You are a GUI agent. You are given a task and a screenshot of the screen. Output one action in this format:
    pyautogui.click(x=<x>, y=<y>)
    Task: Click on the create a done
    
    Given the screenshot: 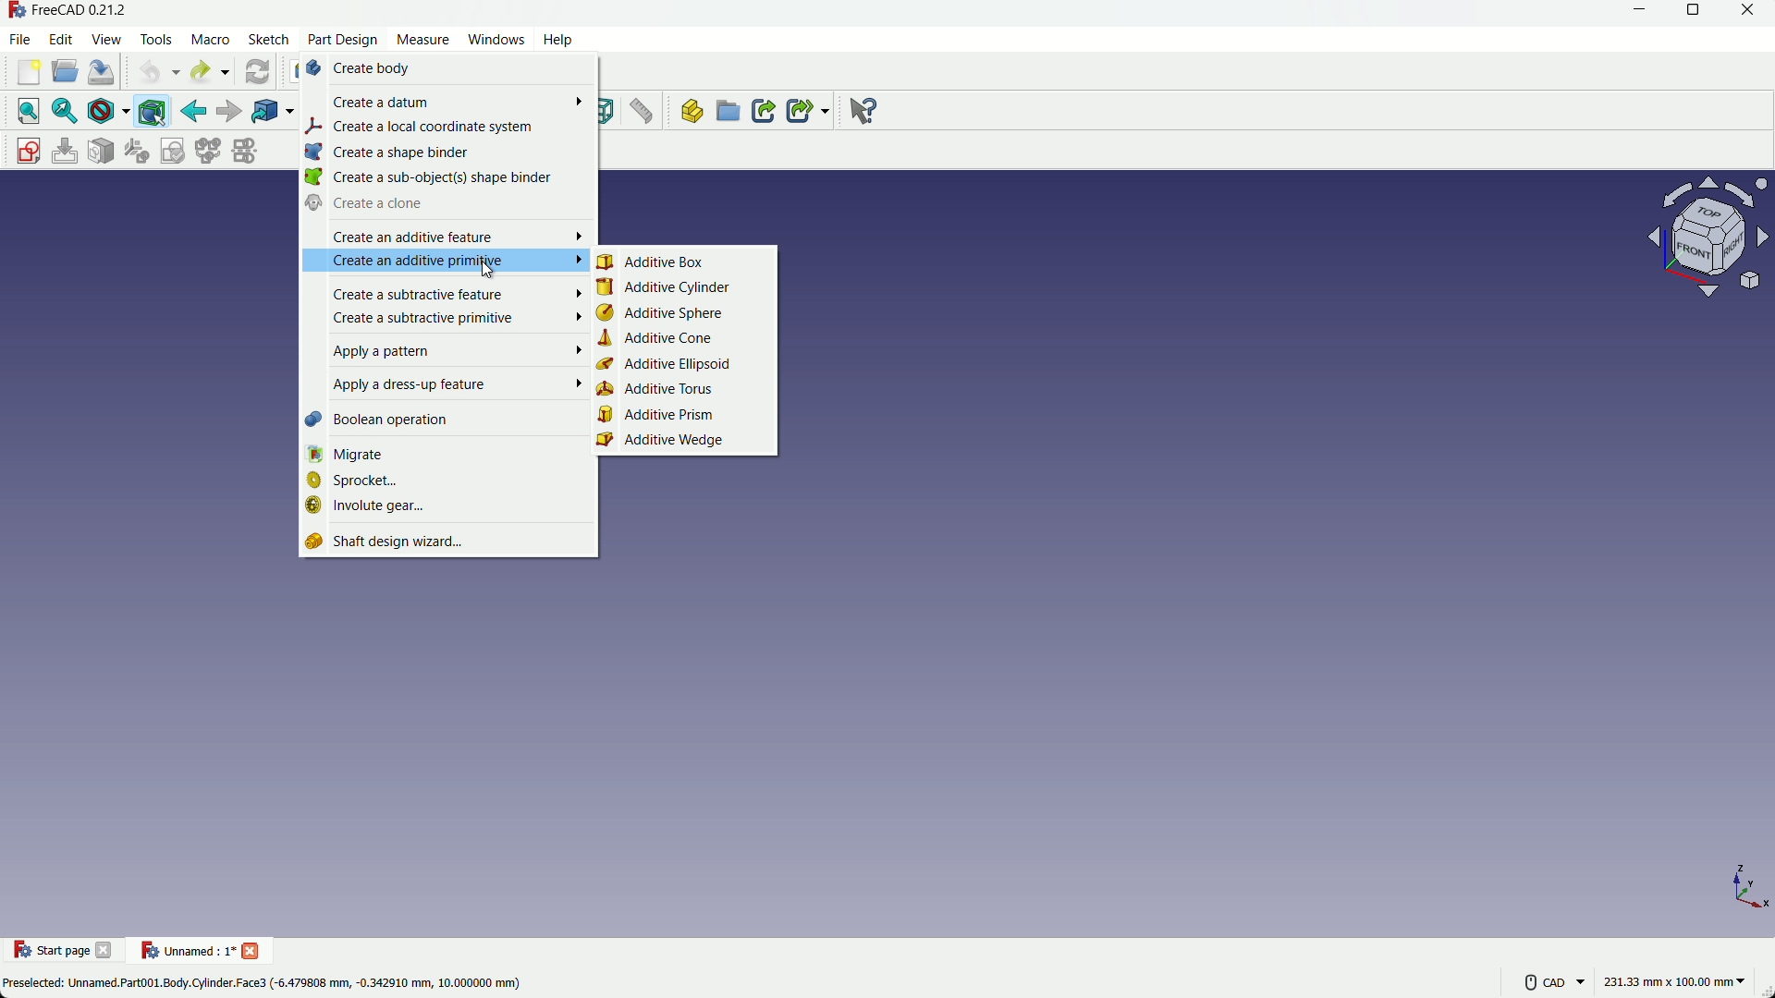 What is the action you would take?
    pyautogui.click(x=447, y=206)
    